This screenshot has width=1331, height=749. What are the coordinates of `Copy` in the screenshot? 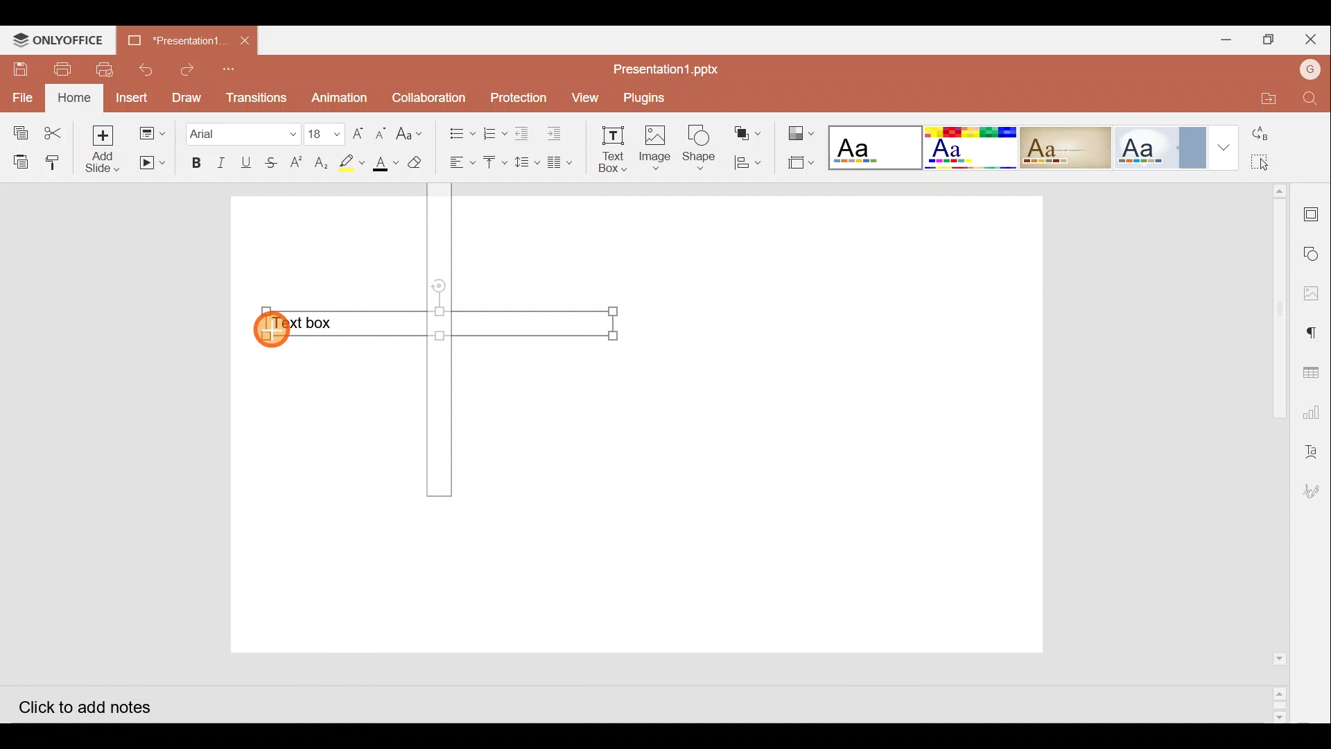 It's located at (17, 129).